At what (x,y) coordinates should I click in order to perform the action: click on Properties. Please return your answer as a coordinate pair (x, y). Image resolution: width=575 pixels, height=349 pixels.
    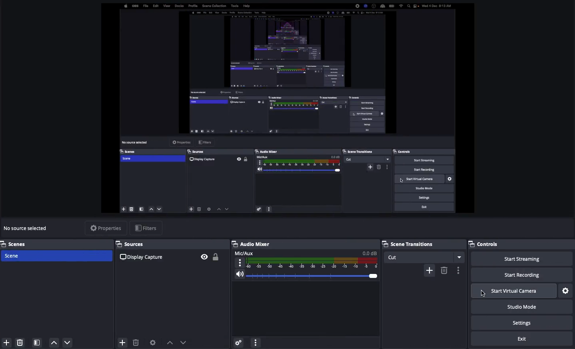
    Looking at the image, I should click on (106, 227).